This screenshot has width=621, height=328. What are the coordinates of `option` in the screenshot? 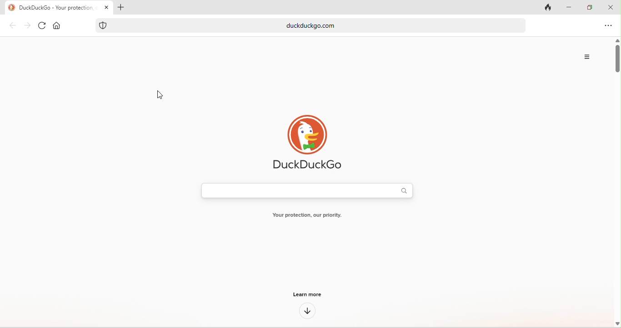 It's located at (584, 55).